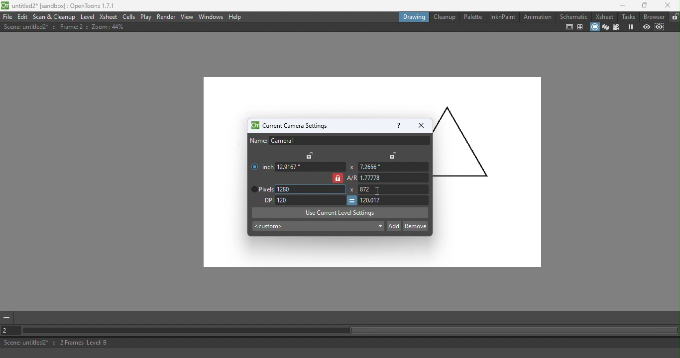  Describe the element at coordinates (573, 15) in the screenshot. I see `Shematic` at that location.